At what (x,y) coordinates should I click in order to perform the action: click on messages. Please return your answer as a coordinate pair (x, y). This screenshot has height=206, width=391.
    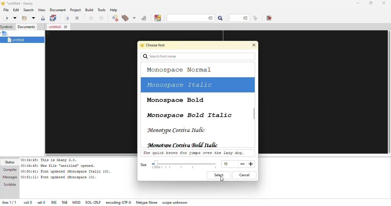
    Looking at the image, I should click on (10, 177).